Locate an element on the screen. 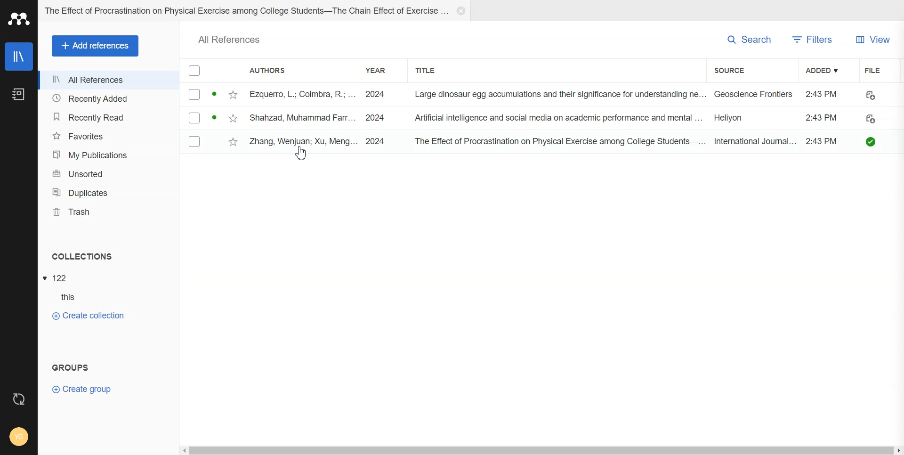  Shahzad, Muhammad Farr... is located at coordinates (302, 117).